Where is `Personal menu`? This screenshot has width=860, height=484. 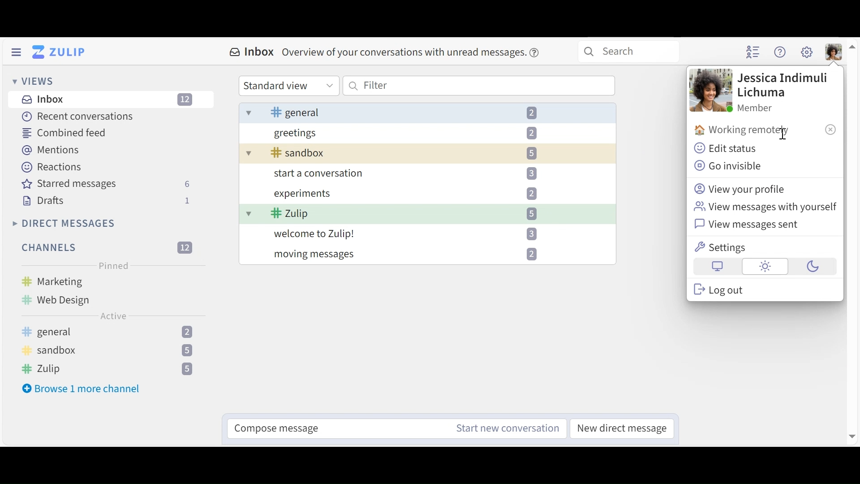
Personal menu is located at coordinates (834, 52).